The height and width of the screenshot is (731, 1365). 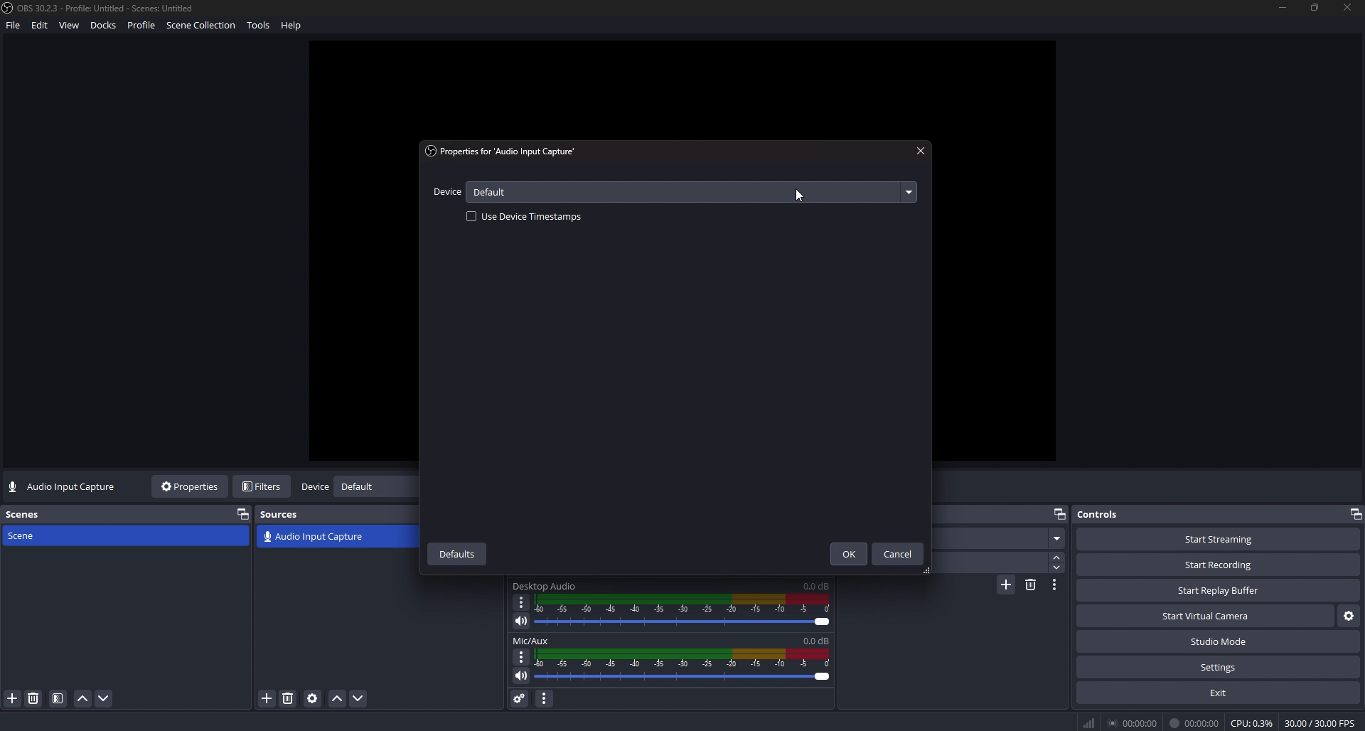 I want to click on pop out, so click(x=1356, y=514).